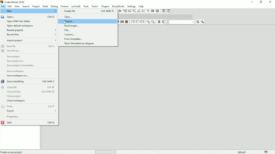 Image resolution: width=275 pixels, height=154 pixels. Describe the element at coordinates (32, 30) in the screenshot. I see `Recent projects` at that location.